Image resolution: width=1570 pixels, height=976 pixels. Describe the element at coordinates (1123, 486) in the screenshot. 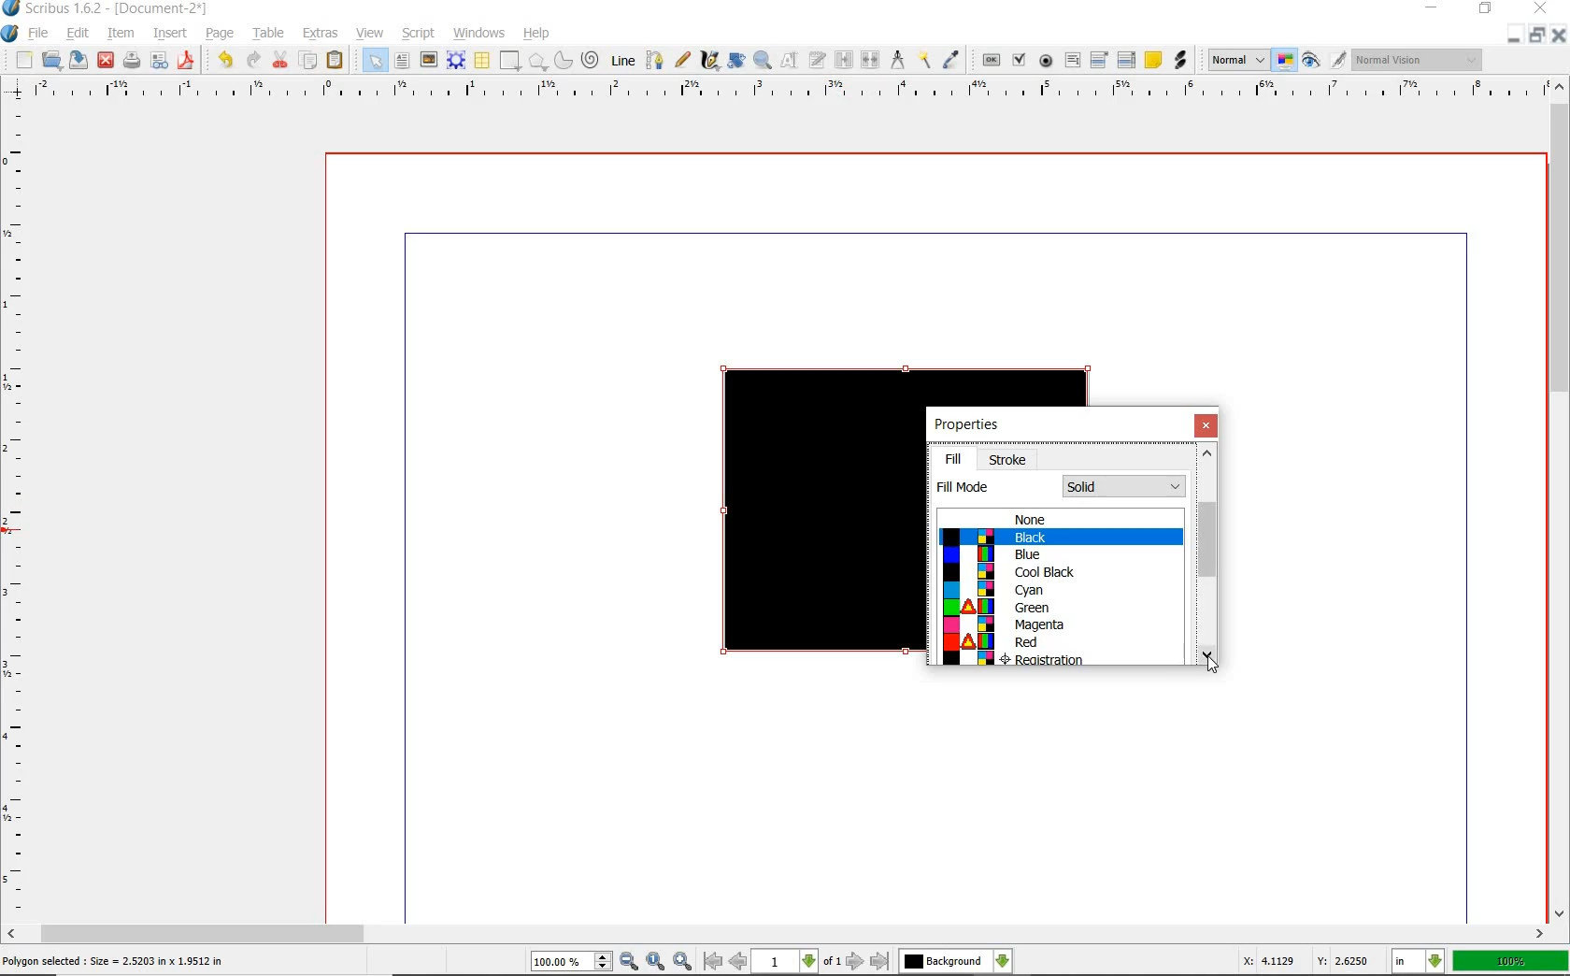

I see `fill mode` at that location.